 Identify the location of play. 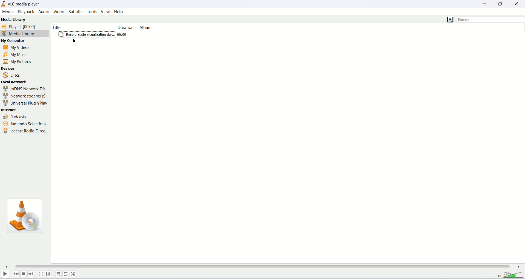
(5, 274).